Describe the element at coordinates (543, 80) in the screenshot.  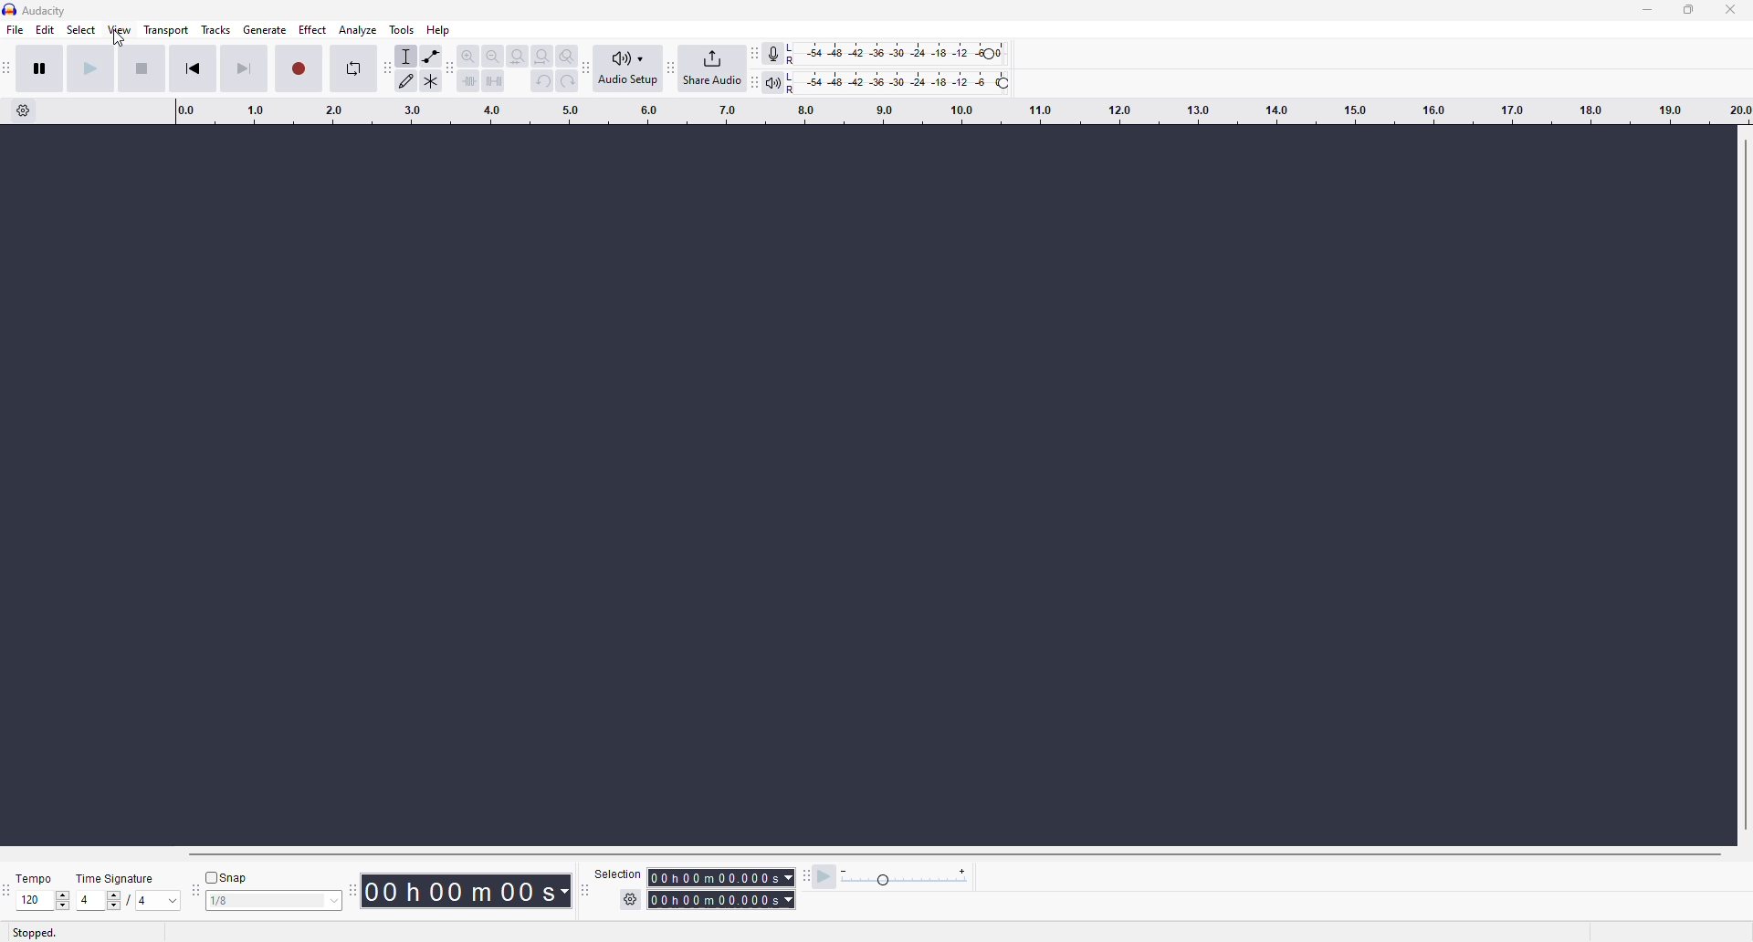
I see `undo` at that location.